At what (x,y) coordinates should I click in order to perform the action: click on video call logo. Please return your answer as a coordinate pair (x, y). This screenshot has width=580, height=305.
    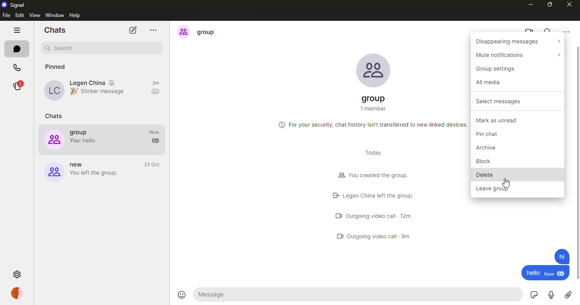
    Looking at the image, I should click on (338, 217).